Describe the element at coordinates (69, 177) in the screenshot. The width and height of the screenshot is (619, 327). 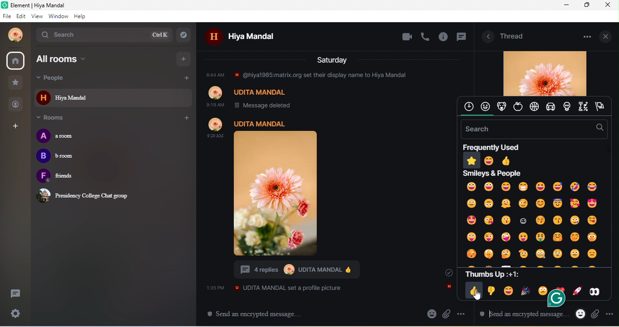
I see `friends` at that location.